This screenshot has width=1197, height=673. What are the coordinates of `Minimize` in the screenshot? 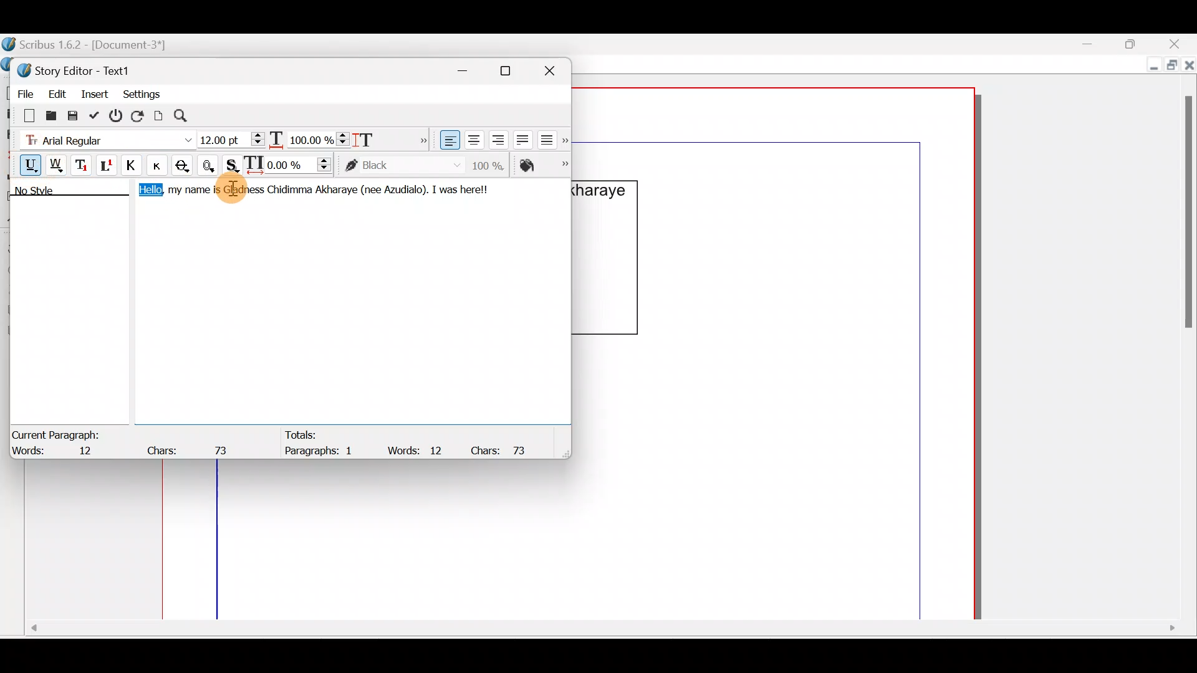 It's located at (1151, 67).